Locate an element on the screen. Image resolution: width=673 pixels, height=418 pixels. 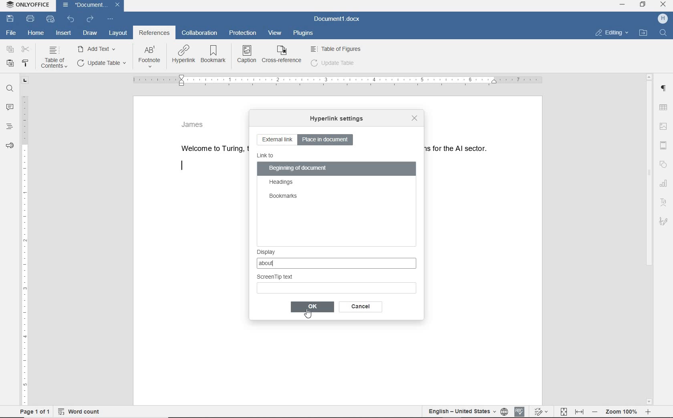
shape is located at coordinates (663, 165).